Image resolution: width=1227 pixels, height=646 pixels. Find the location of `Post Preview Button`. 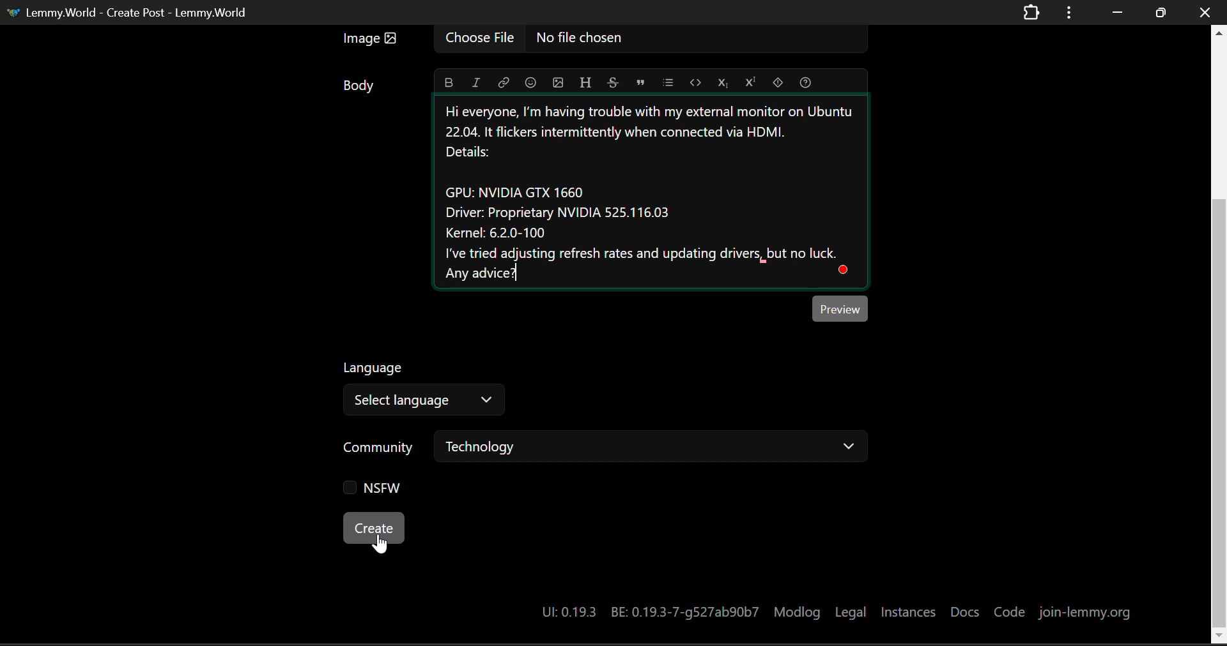

Post Preview Button is located at coordinates (841, 308).